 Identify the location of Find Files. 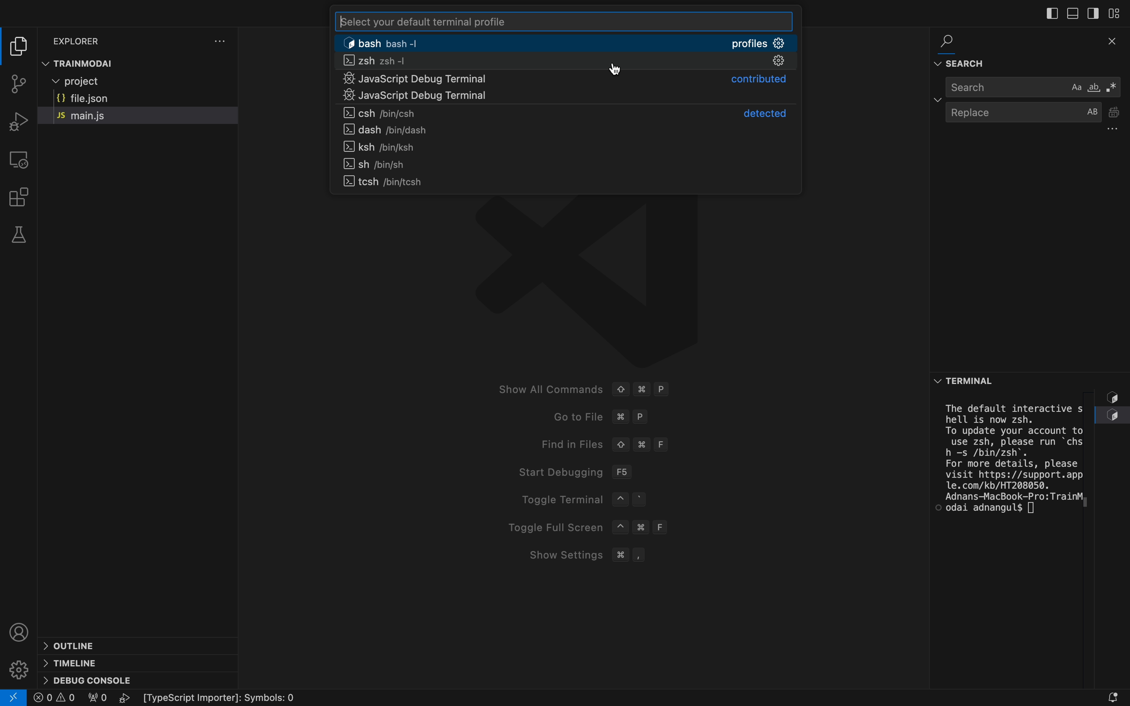
(654, 444).